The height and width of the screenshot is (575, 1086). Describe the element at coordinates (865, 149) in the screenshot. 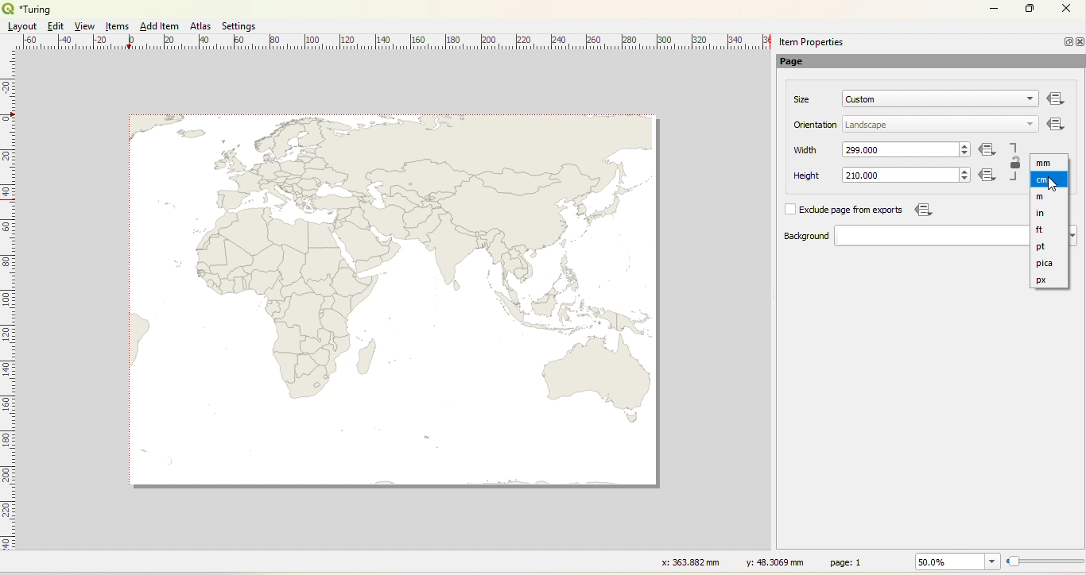

I see `width measurement` at that location.